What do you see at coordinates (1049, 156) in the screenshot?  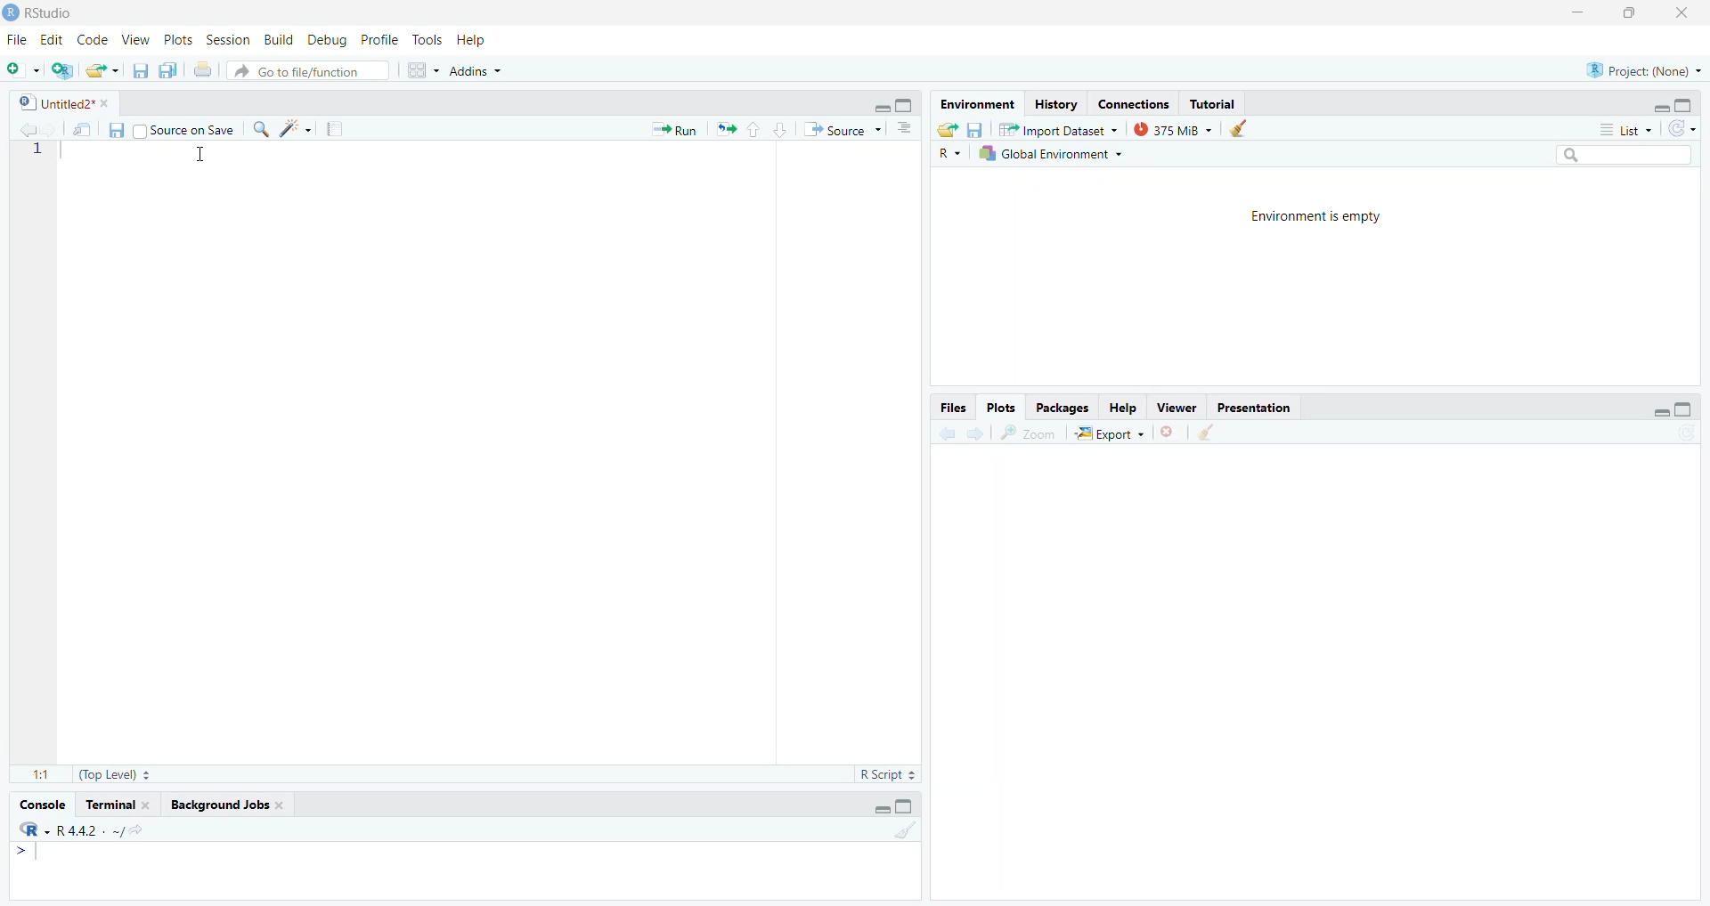 I see `1h Global Environment +` at bounding box center [1049, 156].